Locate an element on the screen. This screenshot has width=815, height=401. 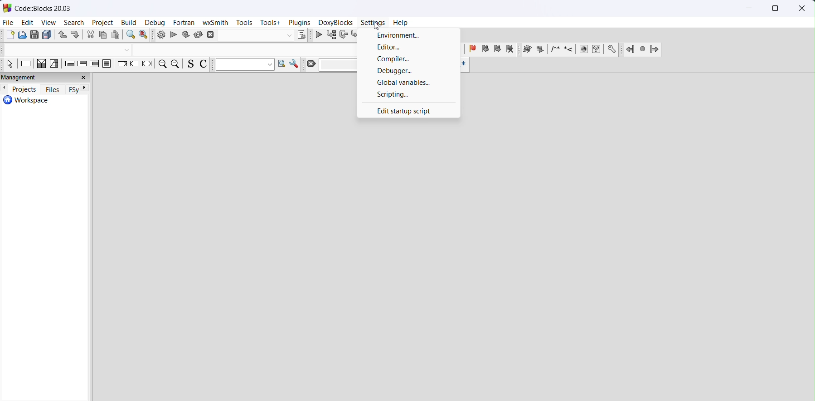
continue instruction is located at coordinates (135, 64).